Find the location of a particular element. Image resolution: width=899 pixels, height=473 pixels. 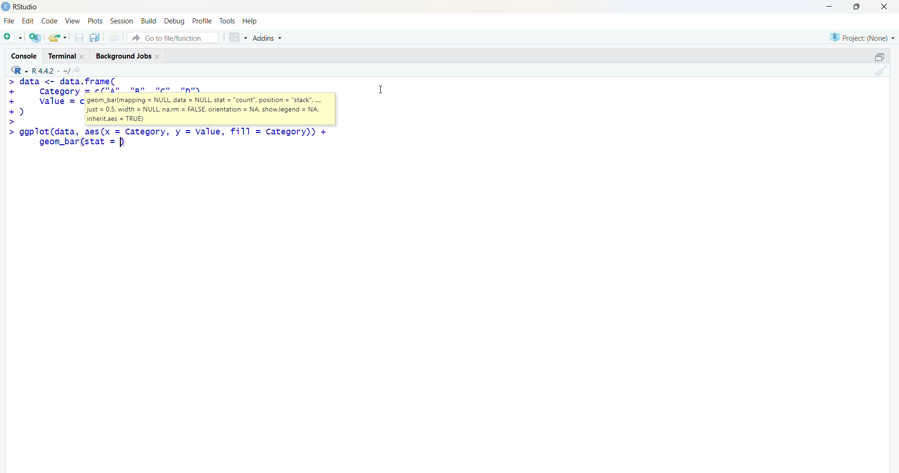

build is located at coordinates (148, 21).